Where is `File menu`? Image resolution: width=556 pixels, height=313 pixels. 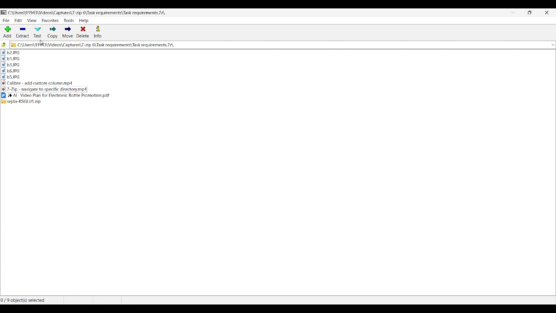
File menu is located at coordinates (6, 21).